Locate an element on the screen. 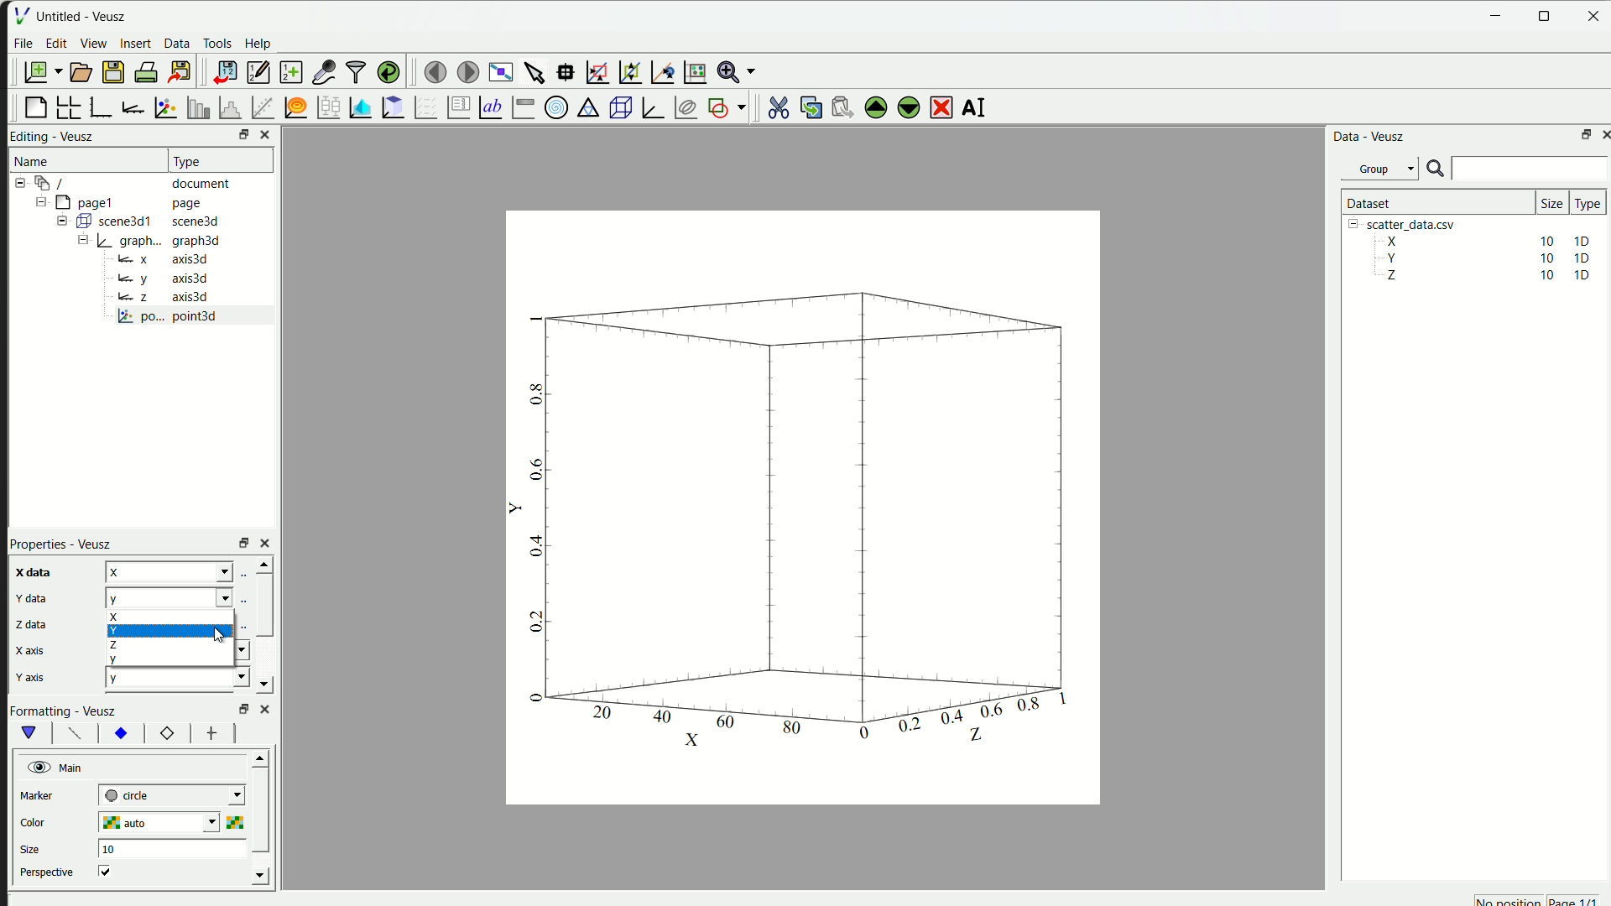  Name is located at coordinates (34, 159).